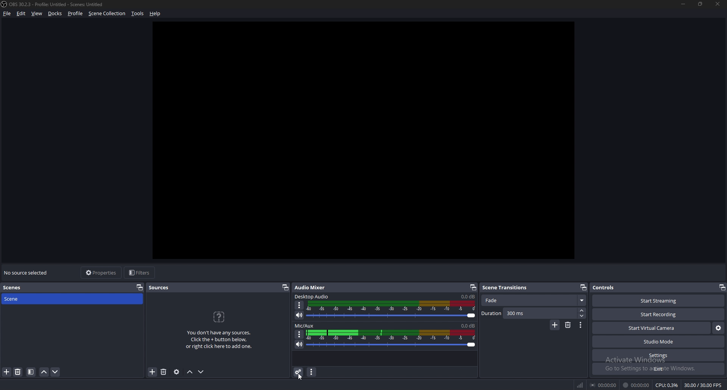  I want to click on workspace, so click(367, 145).